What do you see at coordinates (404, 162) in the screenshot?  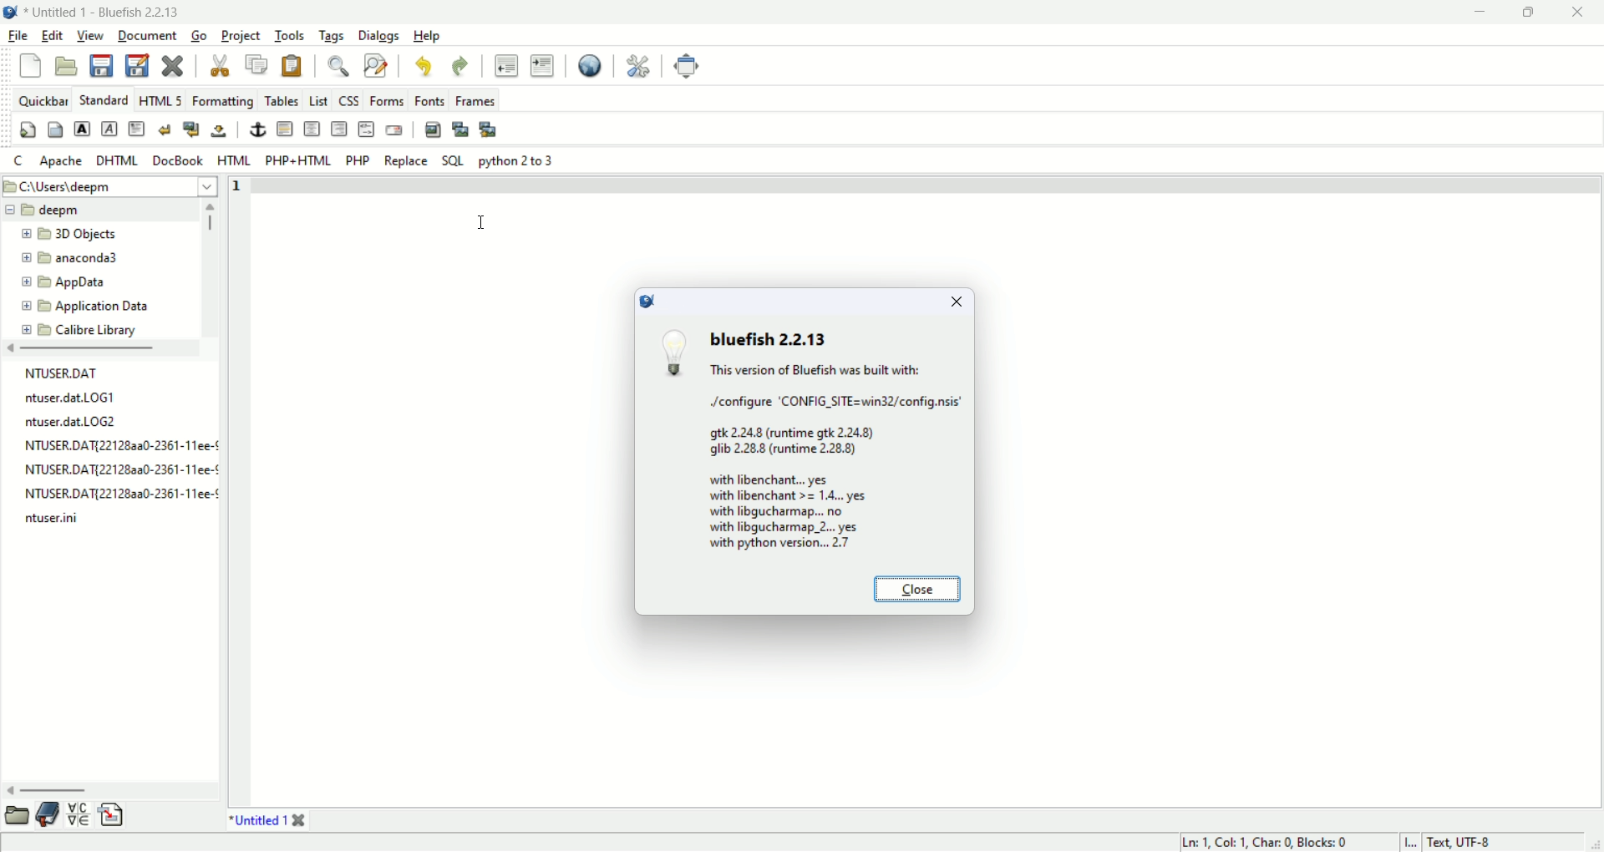 I see `Replace` at bounding box center [404, 162].